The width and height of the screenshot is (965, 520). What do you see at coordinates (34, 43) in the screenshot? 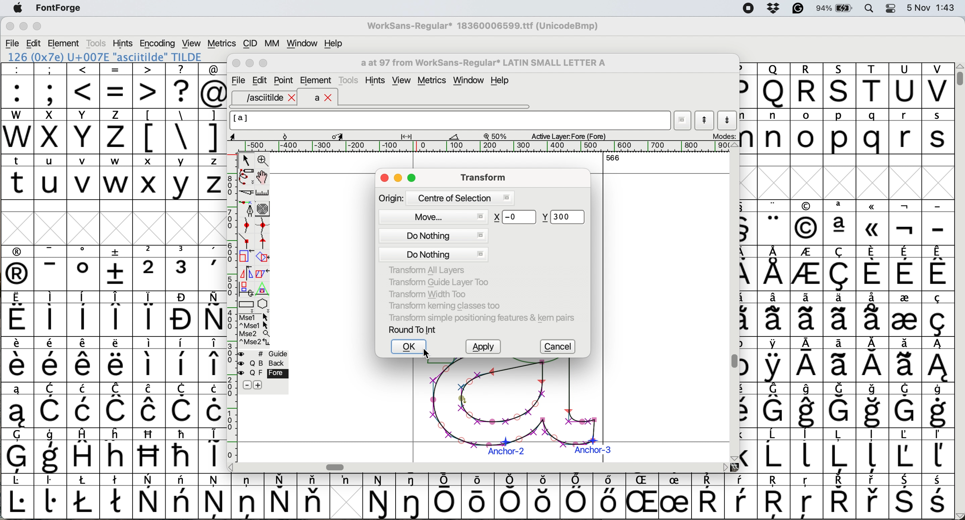
I see `edit` at bounding box center [34, 43].